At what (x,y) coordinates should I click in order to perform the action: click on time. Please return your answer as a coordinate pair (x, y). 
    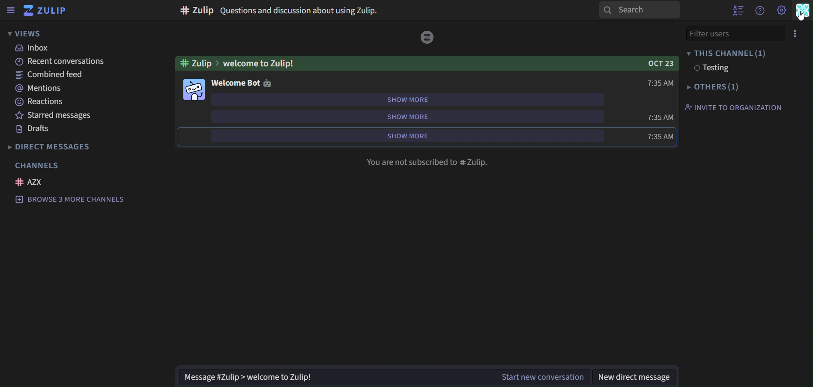
    Looking at the image, I should click on (661, 117).